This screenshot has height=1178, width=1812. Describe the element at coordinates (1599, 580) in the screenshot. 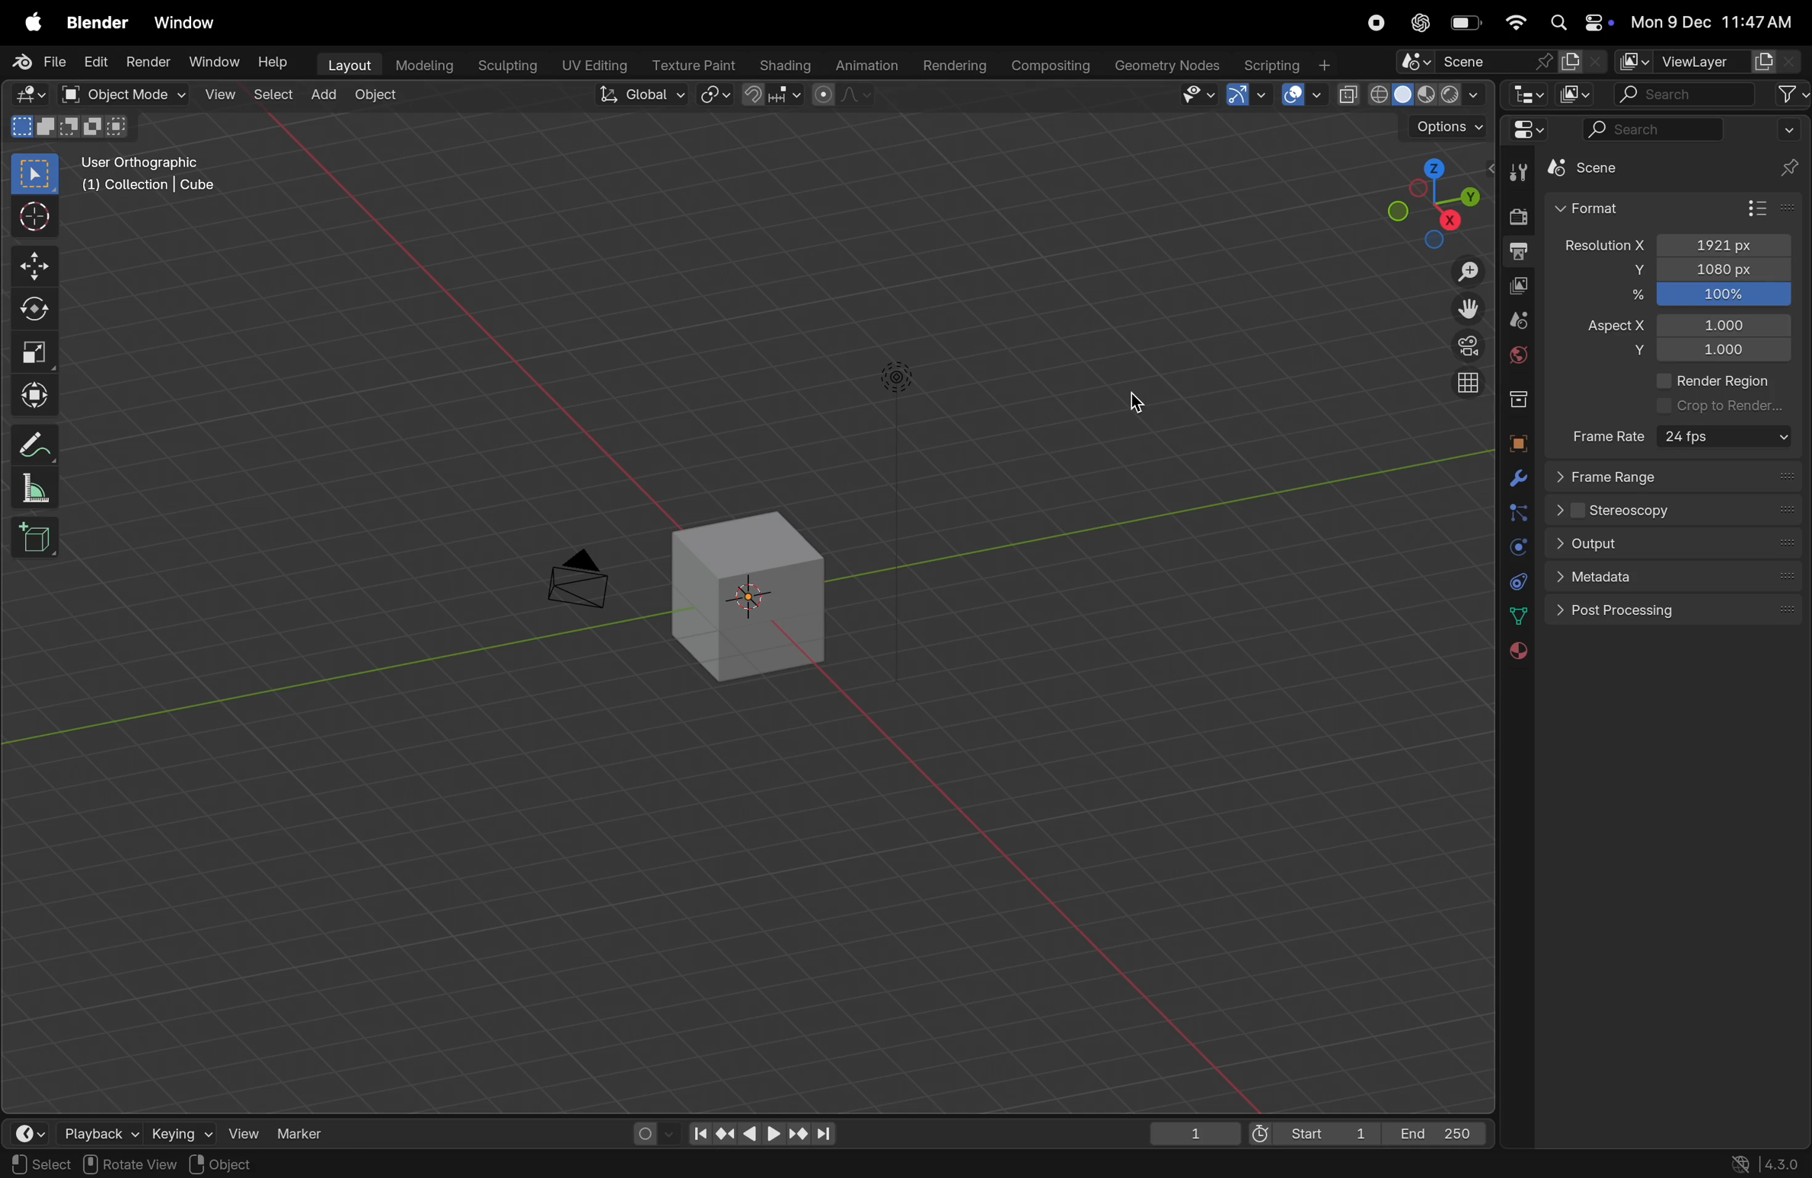

I see `metadata` at that location.